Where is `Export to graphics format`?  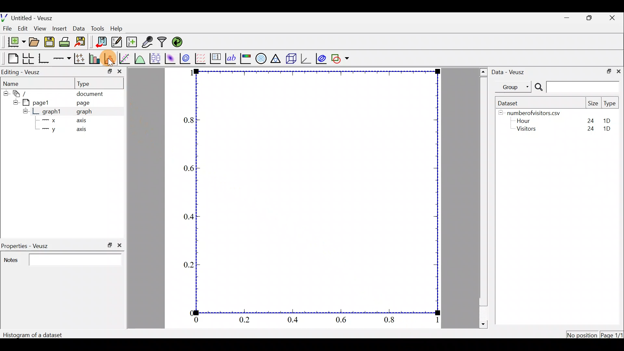
Export to graphics format is located at coordinates (83, 42).